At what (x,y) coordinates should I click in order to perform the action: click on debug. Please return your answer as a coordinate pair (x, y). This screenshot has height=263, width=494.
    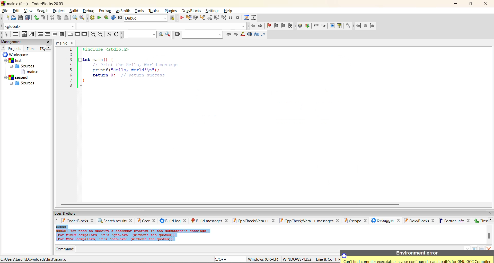
    Looking at the image, I should click on (88, 11).